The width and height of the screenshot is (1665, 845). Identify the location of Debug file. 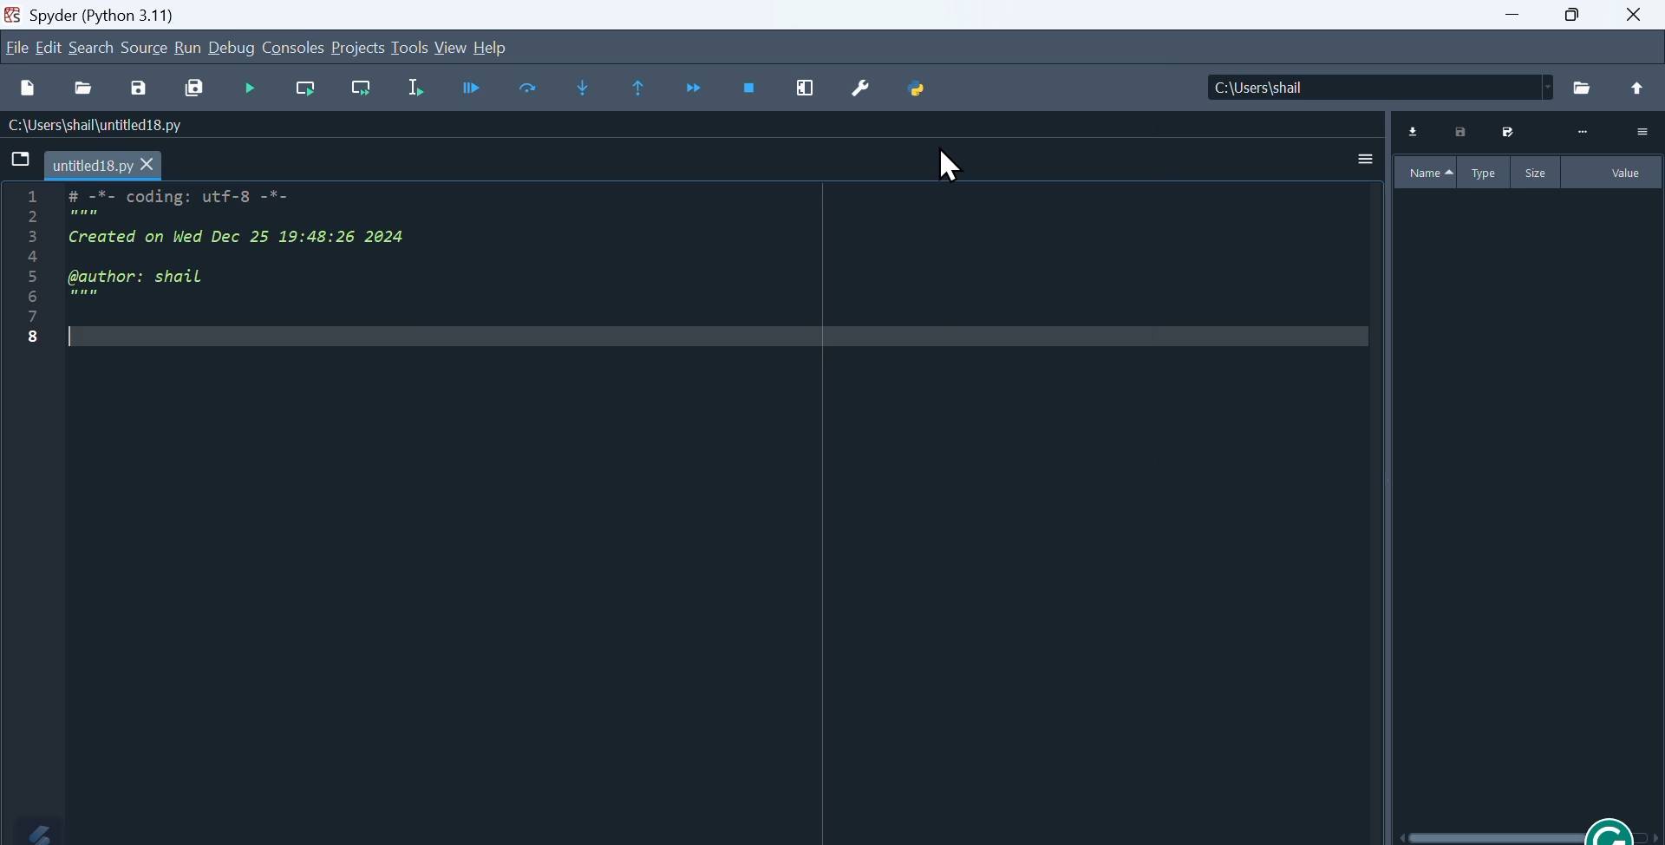
(470, 89).